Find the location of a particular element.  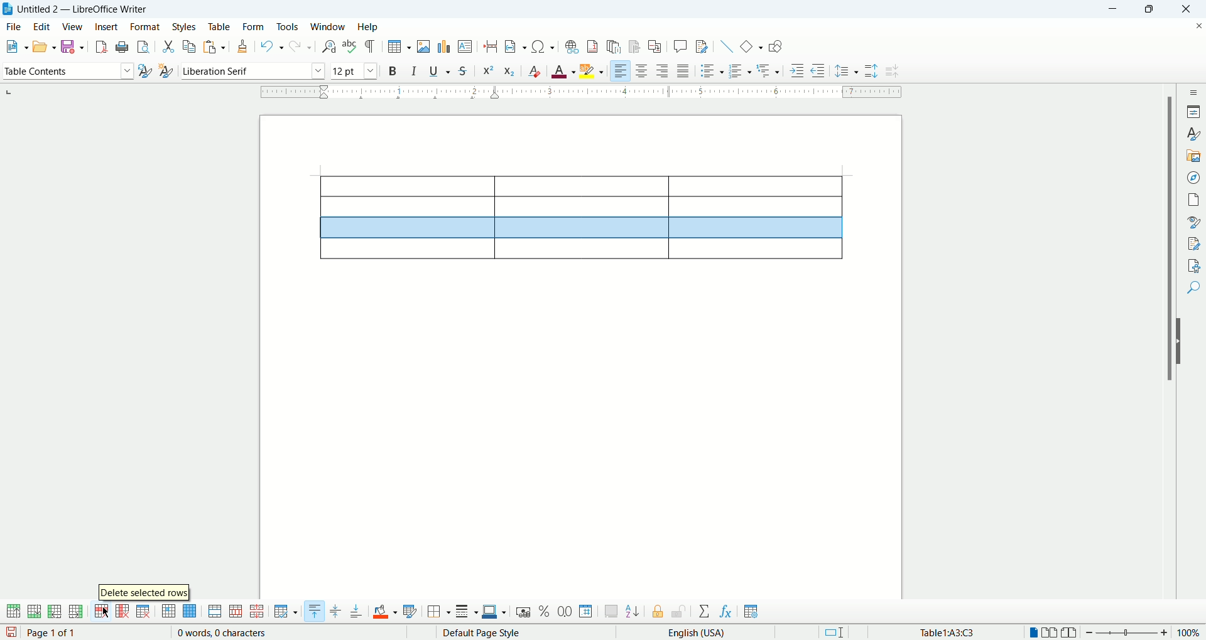

zoom factor is located at coordinates (1145, 633).